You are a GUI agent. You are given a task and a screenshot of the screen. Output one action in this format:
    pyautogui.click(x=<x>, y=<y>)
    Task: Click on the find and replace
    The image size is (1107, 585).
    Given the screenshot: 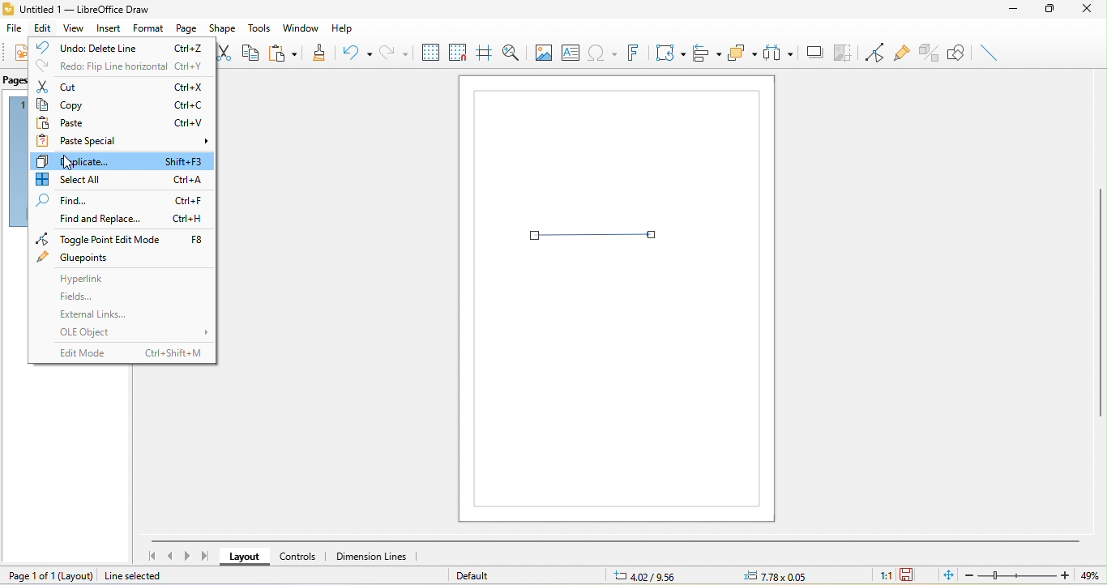 What is the action you would take?
    pyautogui.click(x=126, y=221)
    